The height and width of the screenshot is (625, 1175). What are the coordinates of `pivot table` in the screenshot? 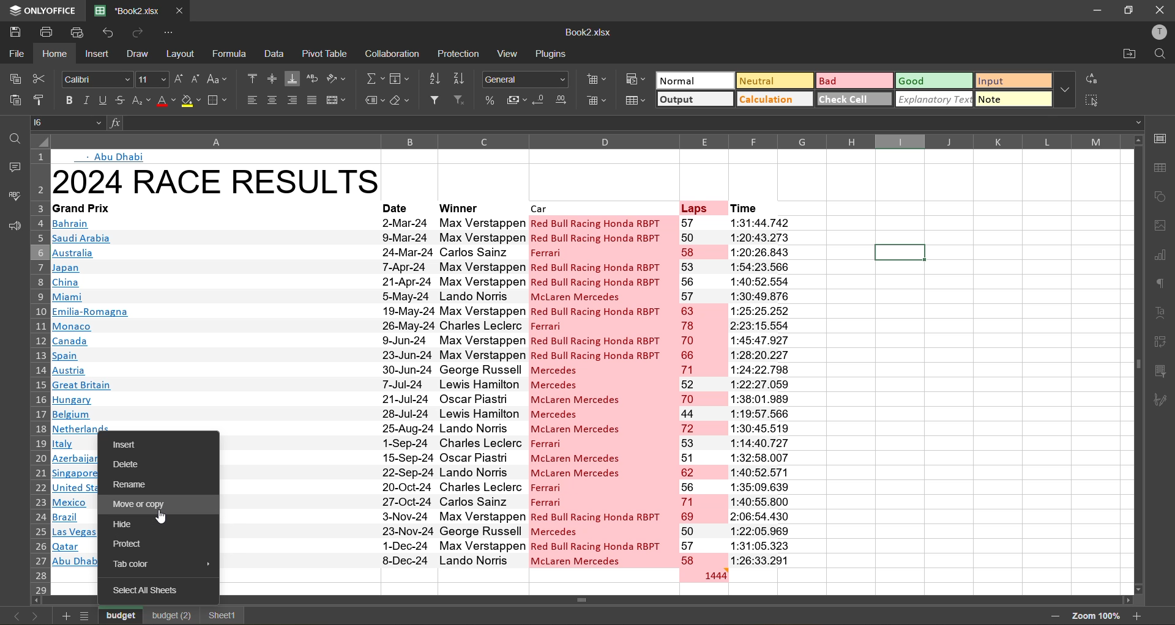 It's located at (326, 53).